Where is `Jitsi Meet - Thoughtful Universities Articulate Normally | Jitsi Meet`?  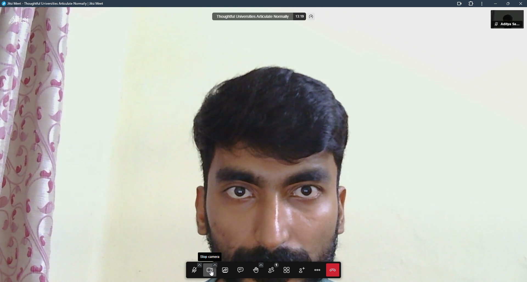
Jitsi Meet - Thoughtful Universities Articulate Normally | Jitsi Meet is located at coordinates (58, 4).